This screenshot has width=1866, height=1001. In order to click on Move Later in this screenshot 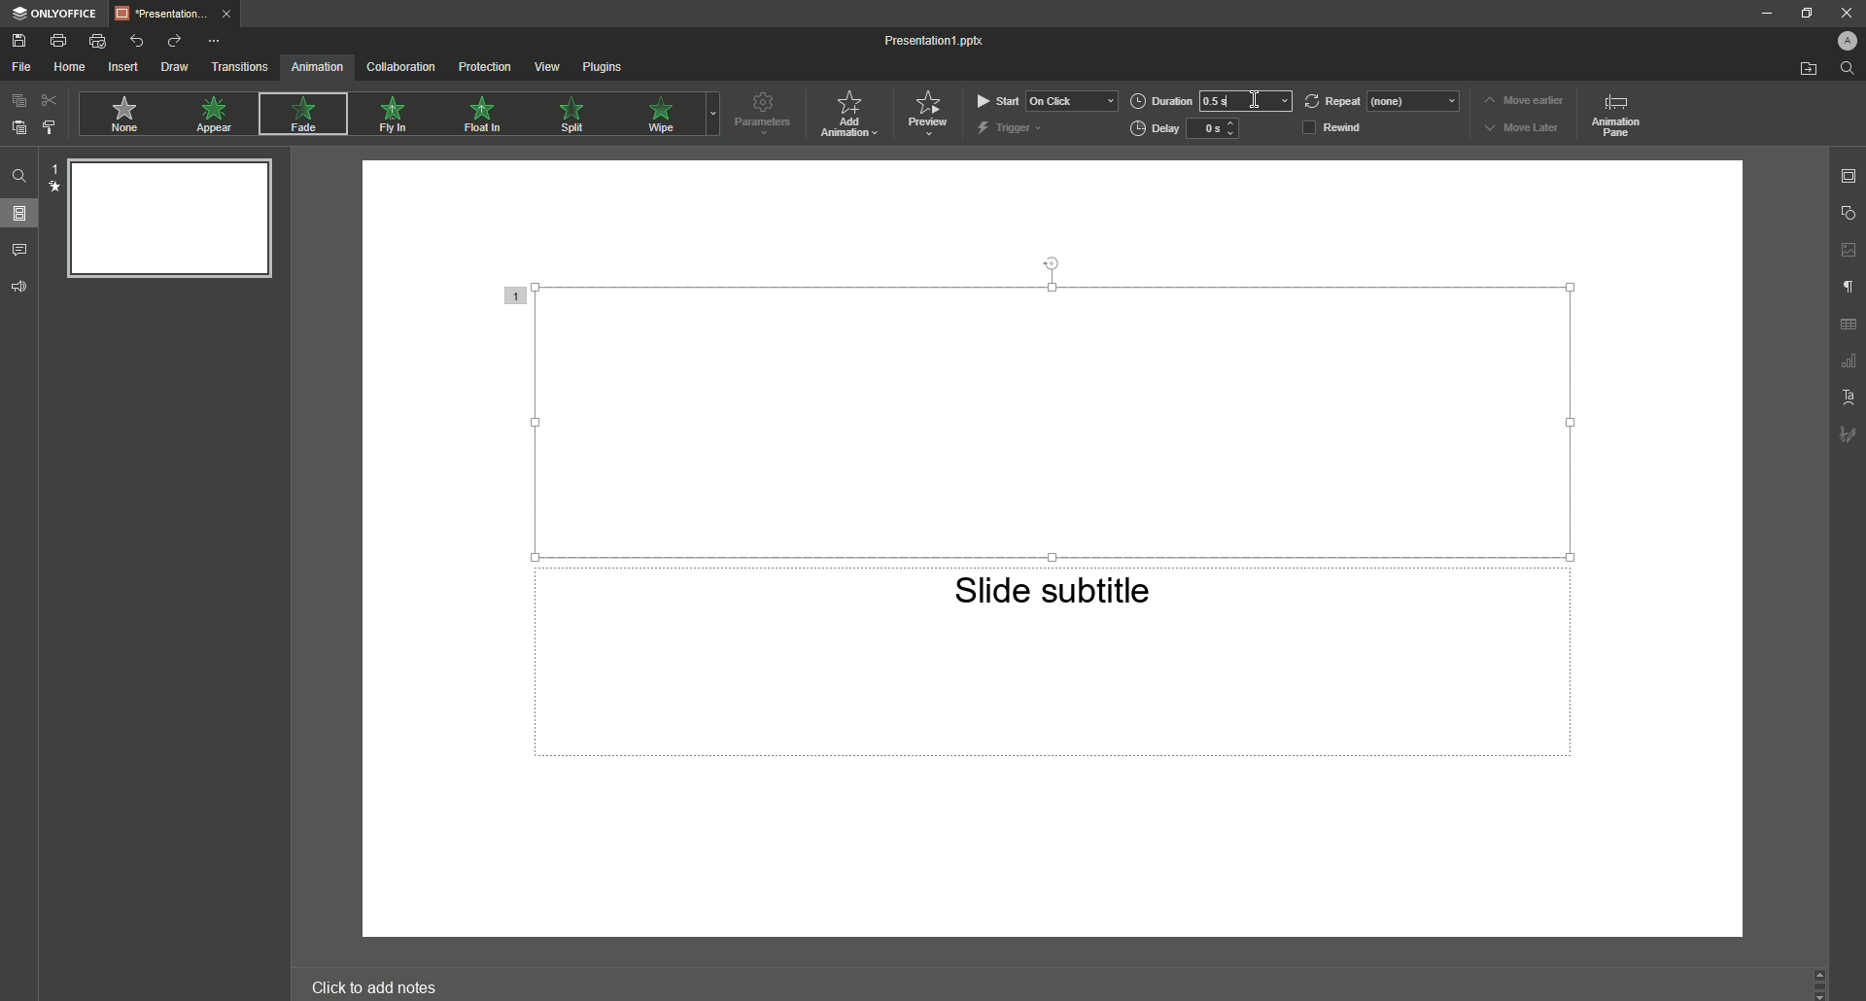, I will do `click(1526, 127)`.